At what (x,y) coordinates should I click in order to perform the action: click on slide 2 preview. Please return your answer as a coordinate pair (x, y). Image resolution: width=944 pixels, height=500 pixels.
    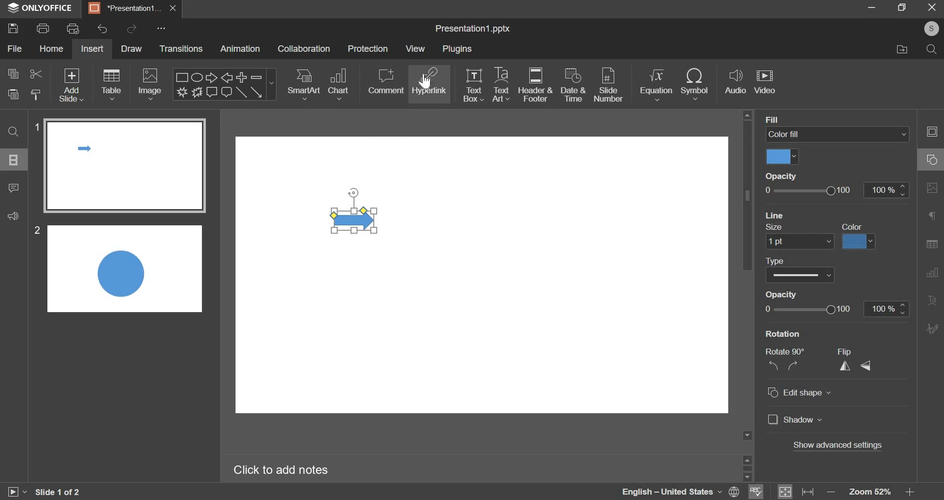
    Looking at the image, I should click on (124, 269).